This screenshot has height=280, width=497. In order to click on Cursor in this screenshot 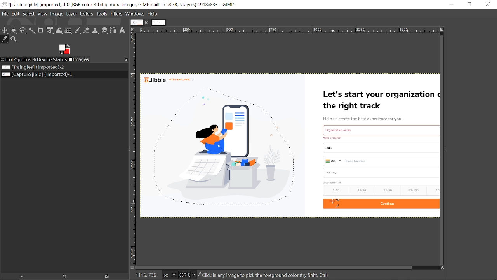, I will do `click(335, 203)`.